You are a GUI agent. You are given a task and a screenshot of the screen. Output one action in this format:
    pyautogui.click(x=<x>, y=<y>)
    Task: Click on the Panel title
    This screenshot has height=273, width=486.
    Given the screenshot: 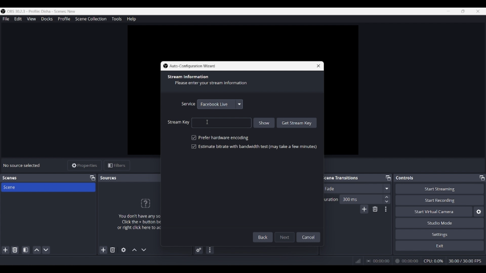 What is the action you would take?
    pyautogui.click(x=340, y=177)
    